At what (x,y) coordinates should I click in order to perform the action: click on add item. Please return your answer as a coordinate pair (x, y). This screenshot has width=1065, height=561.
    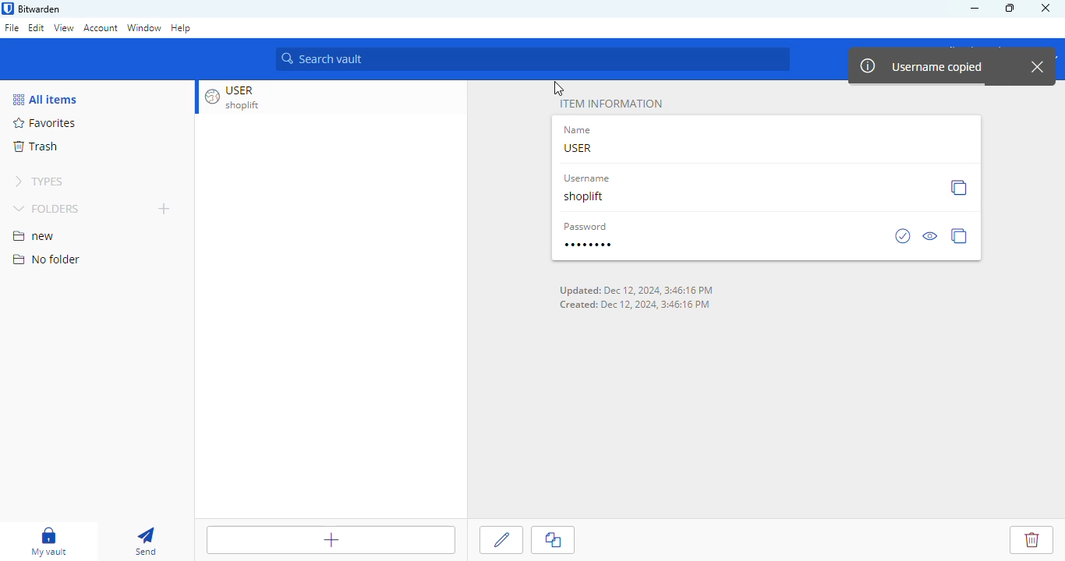
    Looking at the image, I should click on (330, 539).